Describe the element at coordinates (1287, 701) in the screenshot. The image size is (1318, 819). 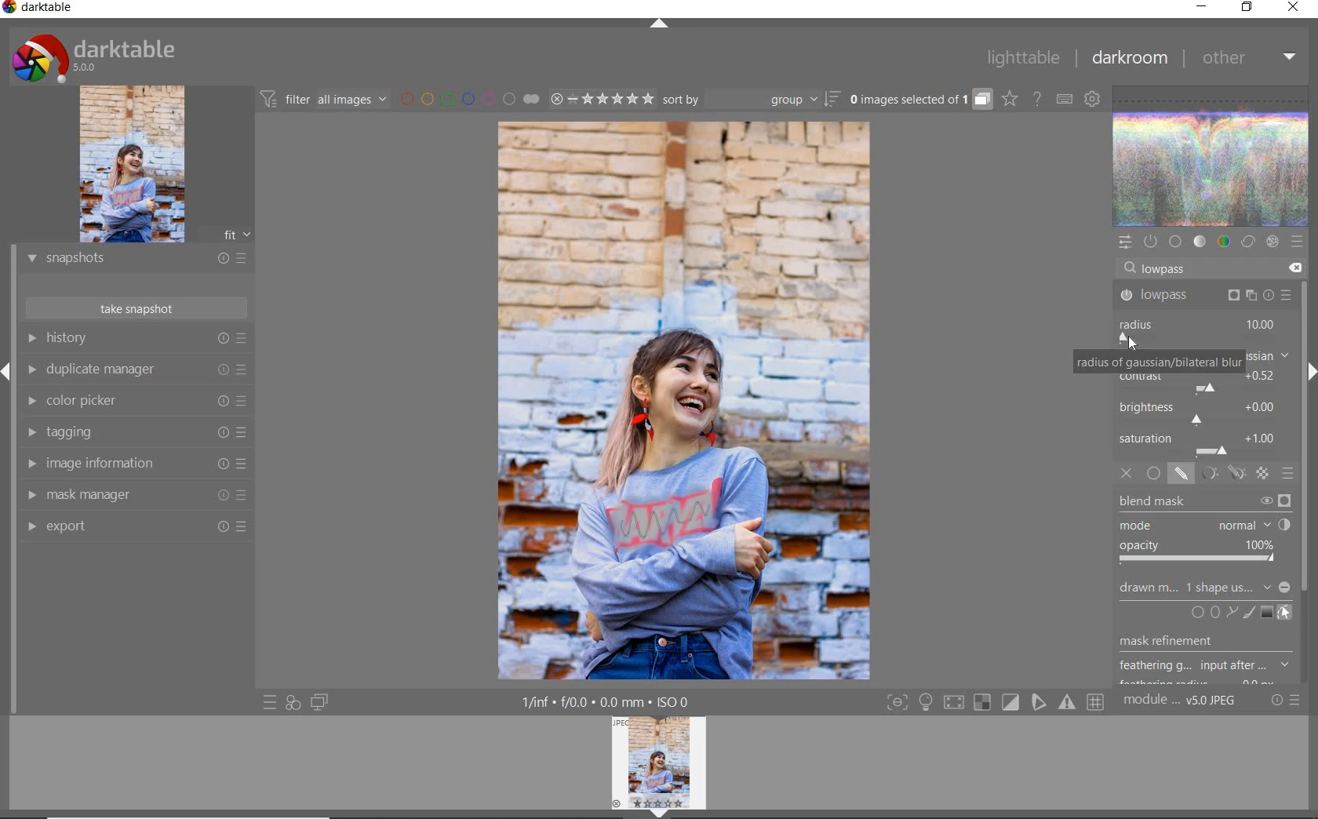
I see `reset or presets and preferences` at that location.